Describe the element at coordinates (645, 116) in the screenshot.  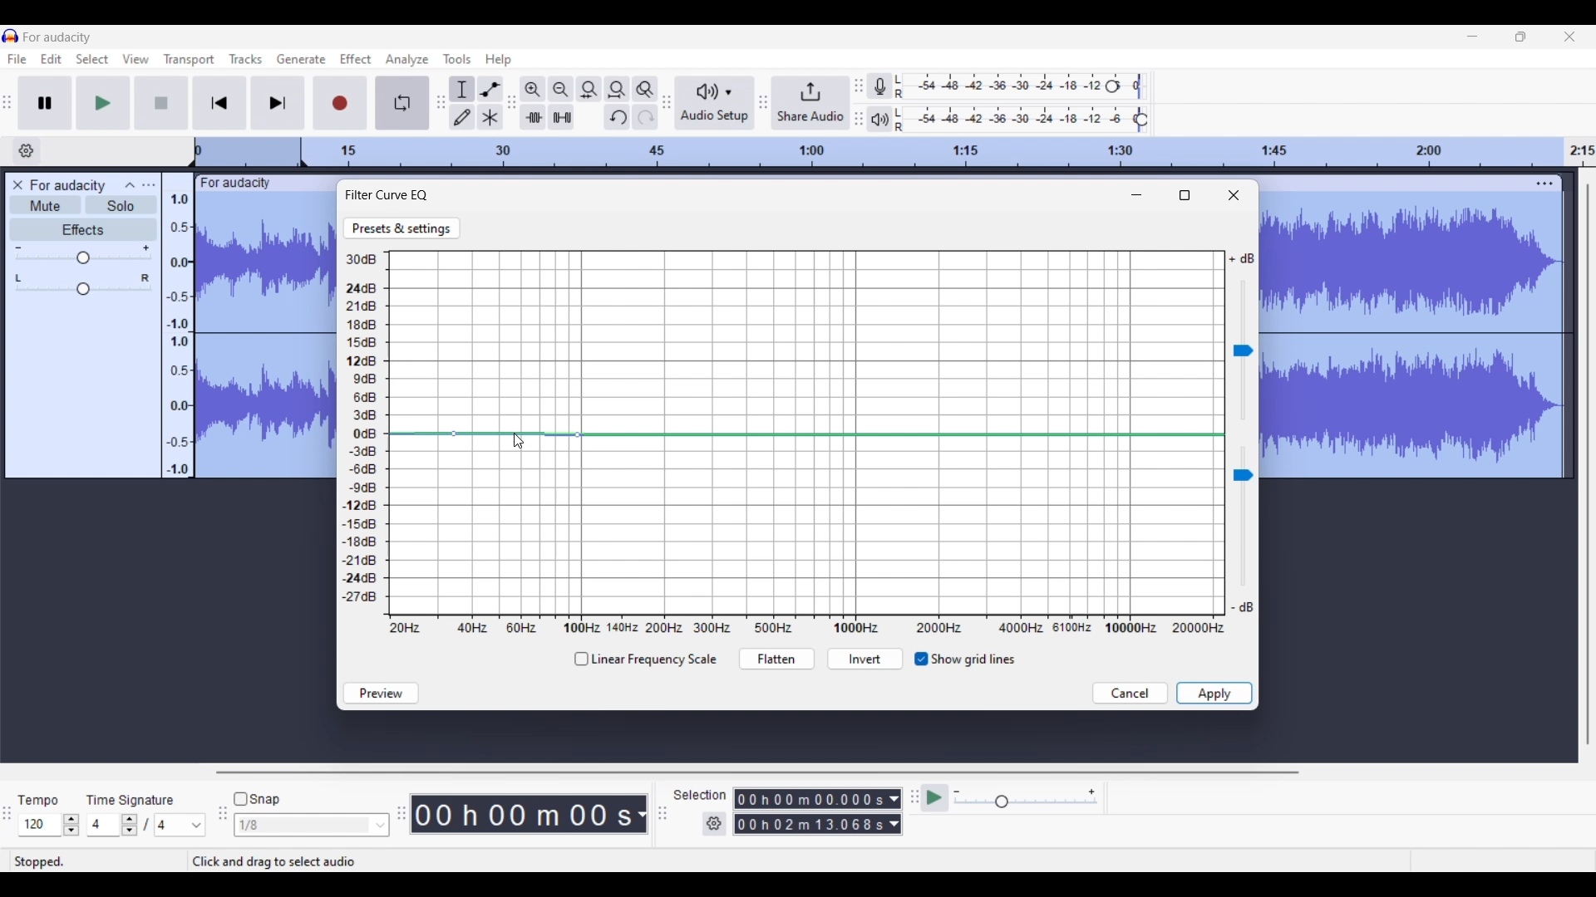
I see `Redo` at that location.